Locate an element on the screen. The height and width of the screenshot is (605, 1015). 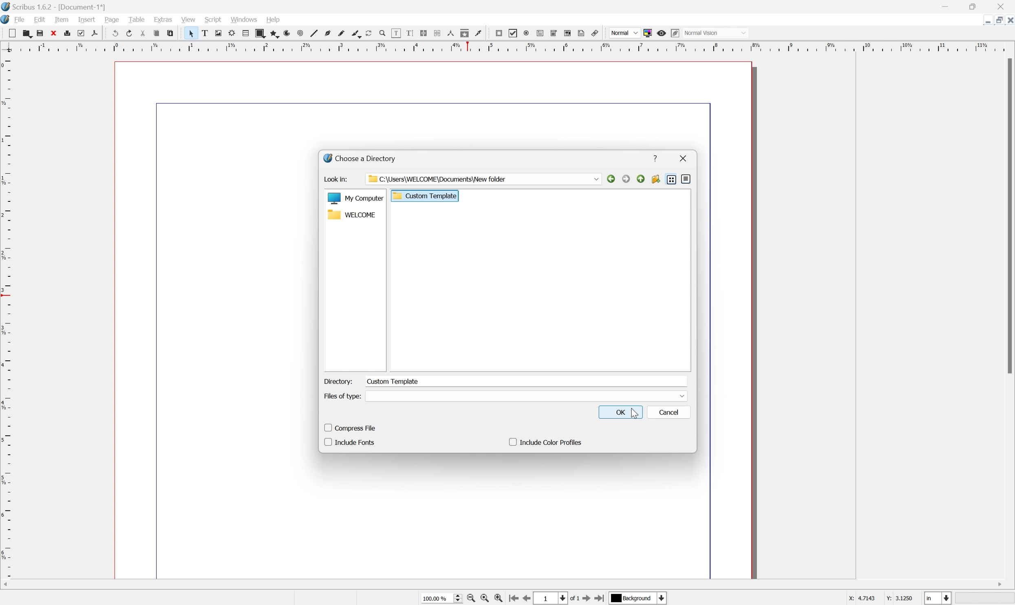
Close is located at coordinates (1008, 21).